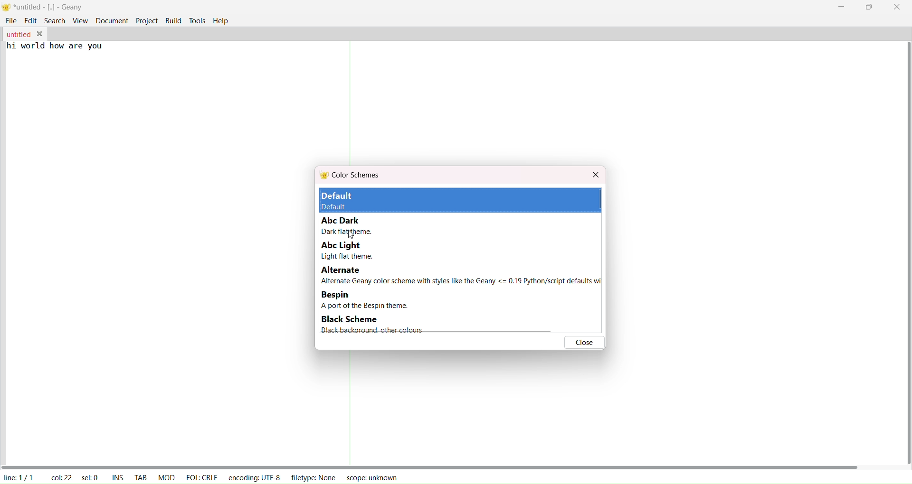 This screenshot has width=912, height=484. I want to click on column, so click(60, 476).